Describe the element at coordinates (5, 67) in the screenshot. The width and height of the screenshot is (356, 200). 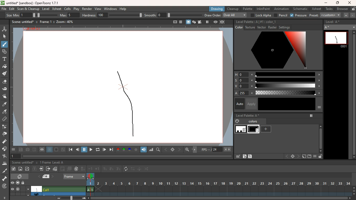
I see `paint` at that location.